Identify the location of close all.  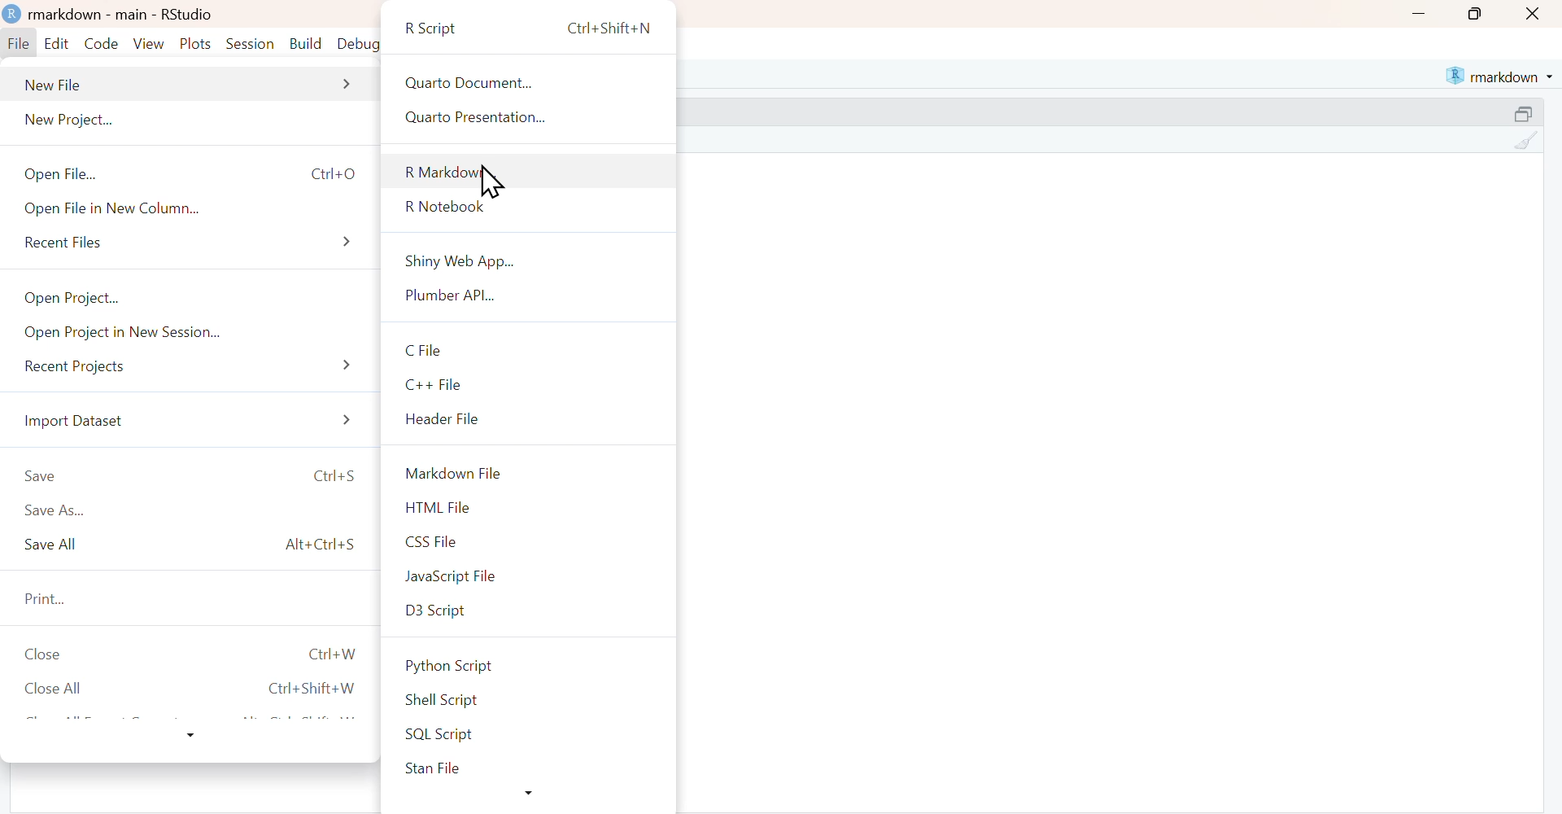
(197, 688).